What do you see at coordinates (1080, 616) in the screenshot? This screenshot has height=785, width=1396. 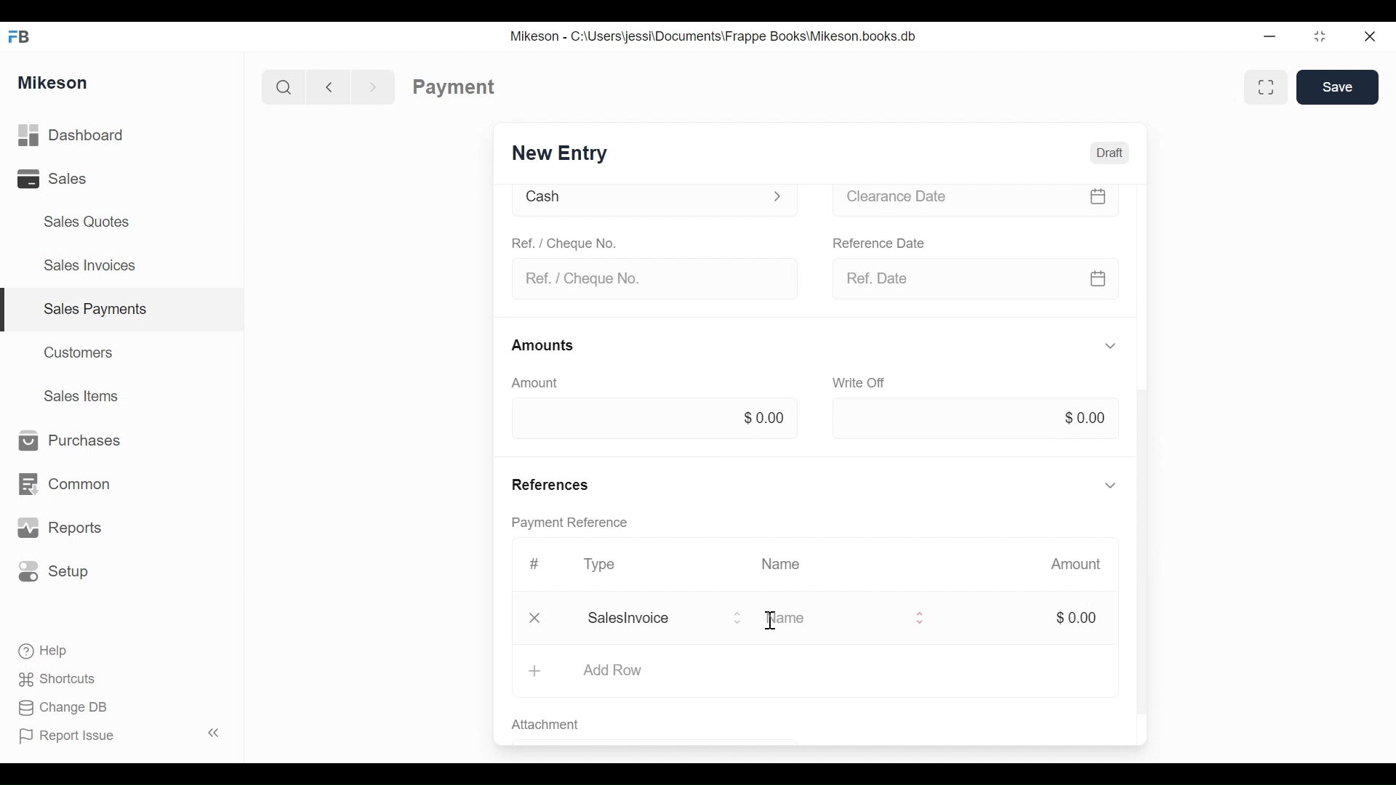 I see `$0.00` at bounding box center [1080, 616].